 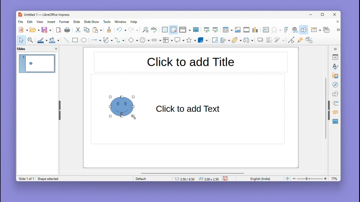 I want to click on Brush, so click(x=41, y=39).